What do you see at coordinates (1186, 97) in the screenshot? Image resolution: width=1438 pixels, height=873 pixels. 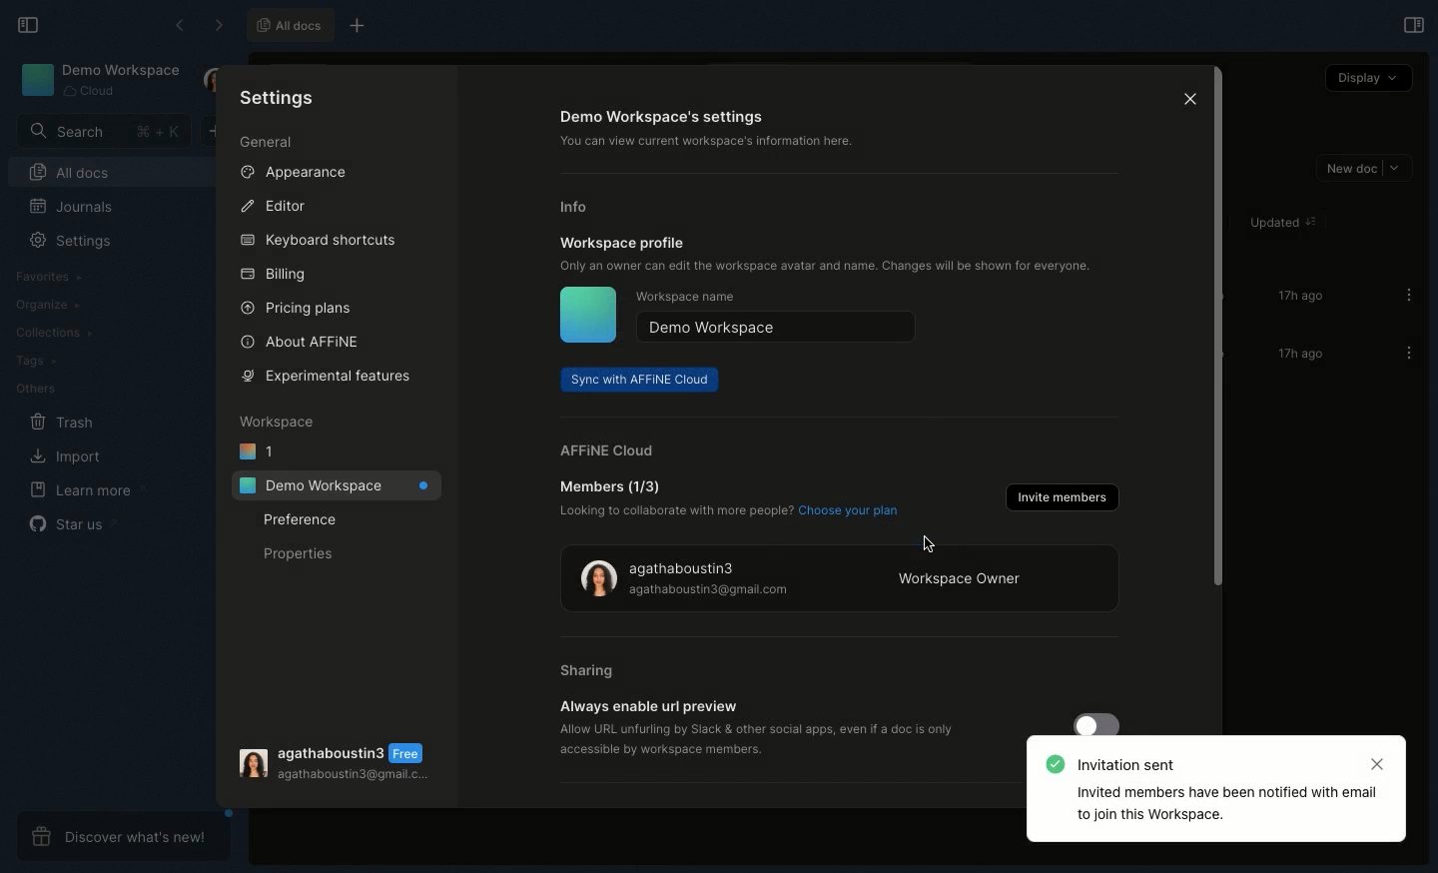 I see `Close icon` at bounding box center [1186, 97].